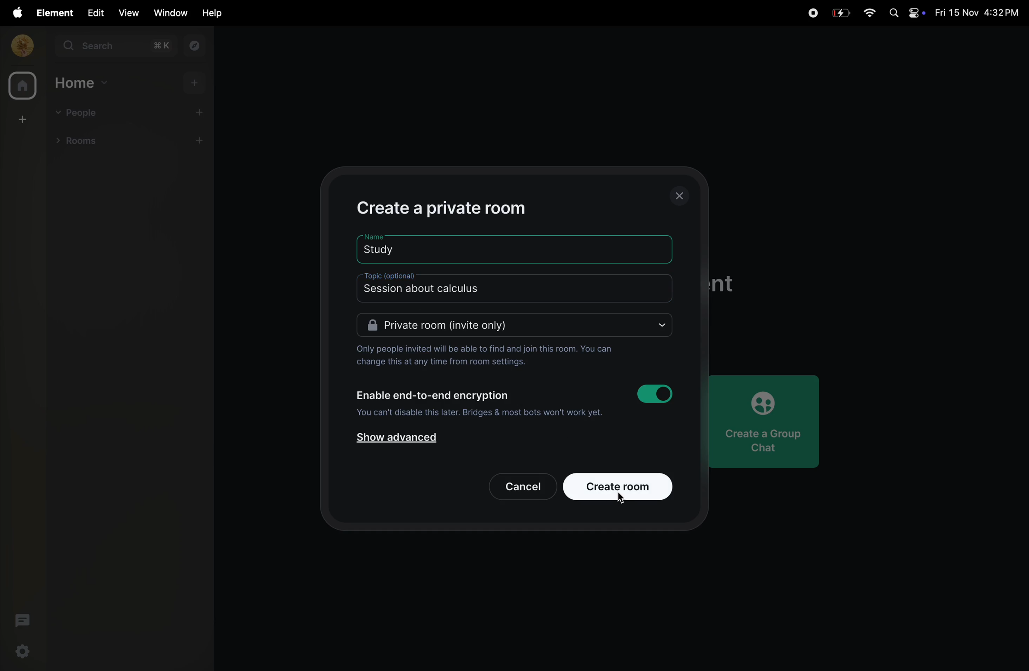 This screenshot has height=671, width=1029. Describe the element at coordinates (394, 248) in the screenshot. I see `room name study` at that location.